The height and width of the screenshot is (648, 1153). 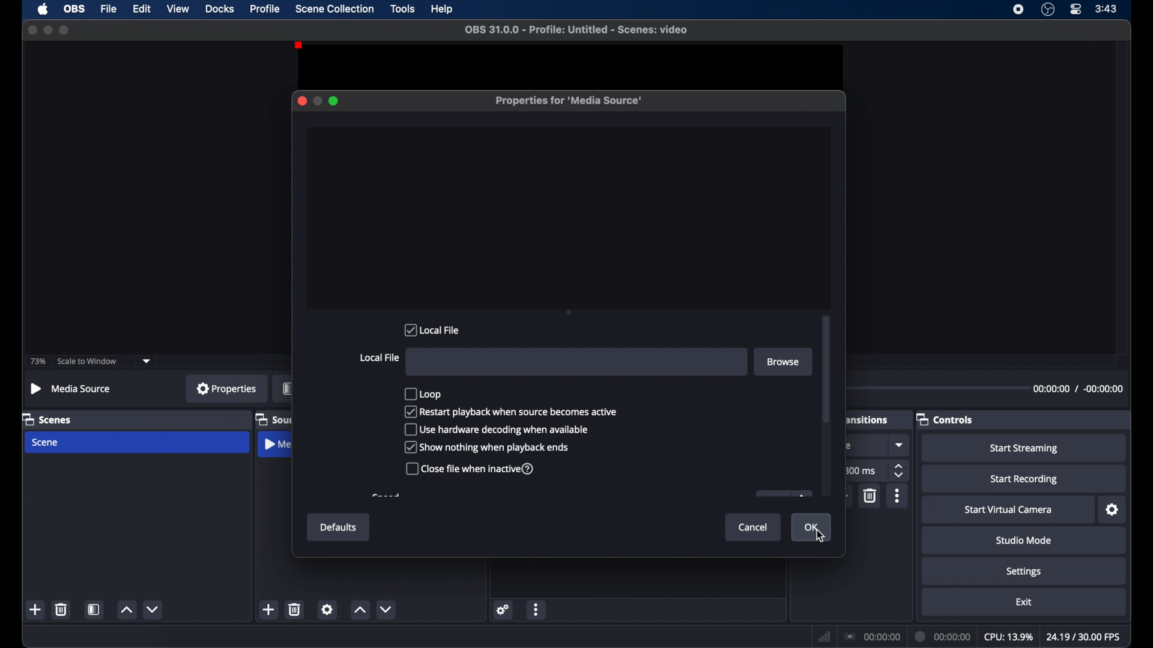 I want to click on use hardware decoding when available, so click(x=495, y=430).